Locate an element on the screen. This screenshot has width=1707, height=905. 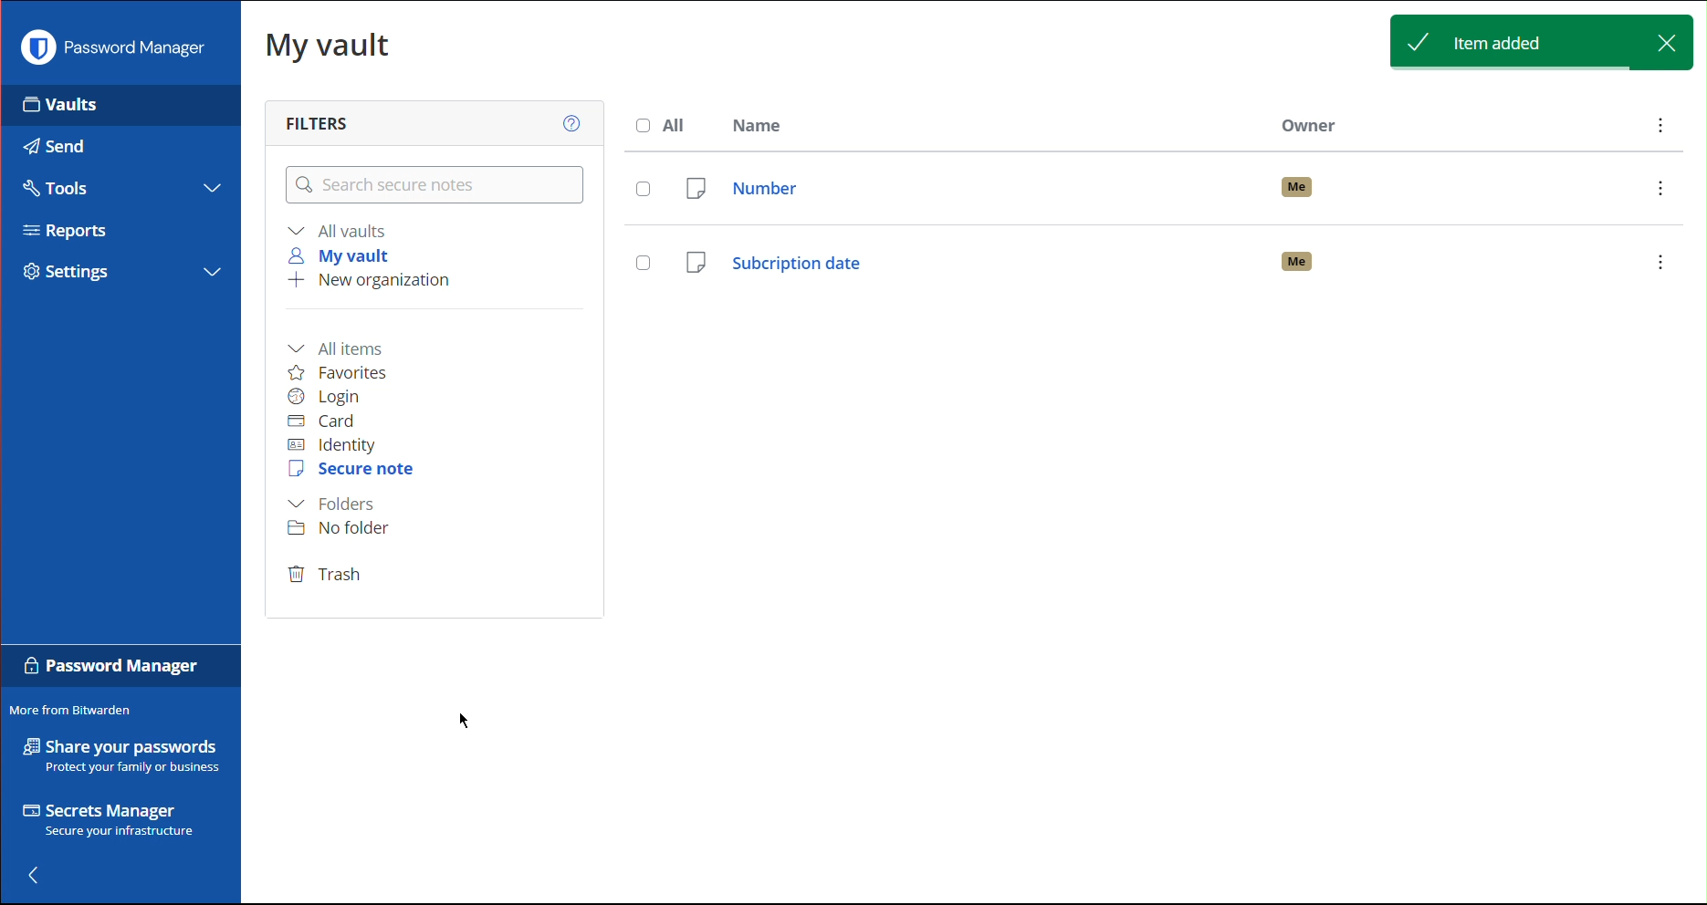
Number is located at coordinates (1187, 188).